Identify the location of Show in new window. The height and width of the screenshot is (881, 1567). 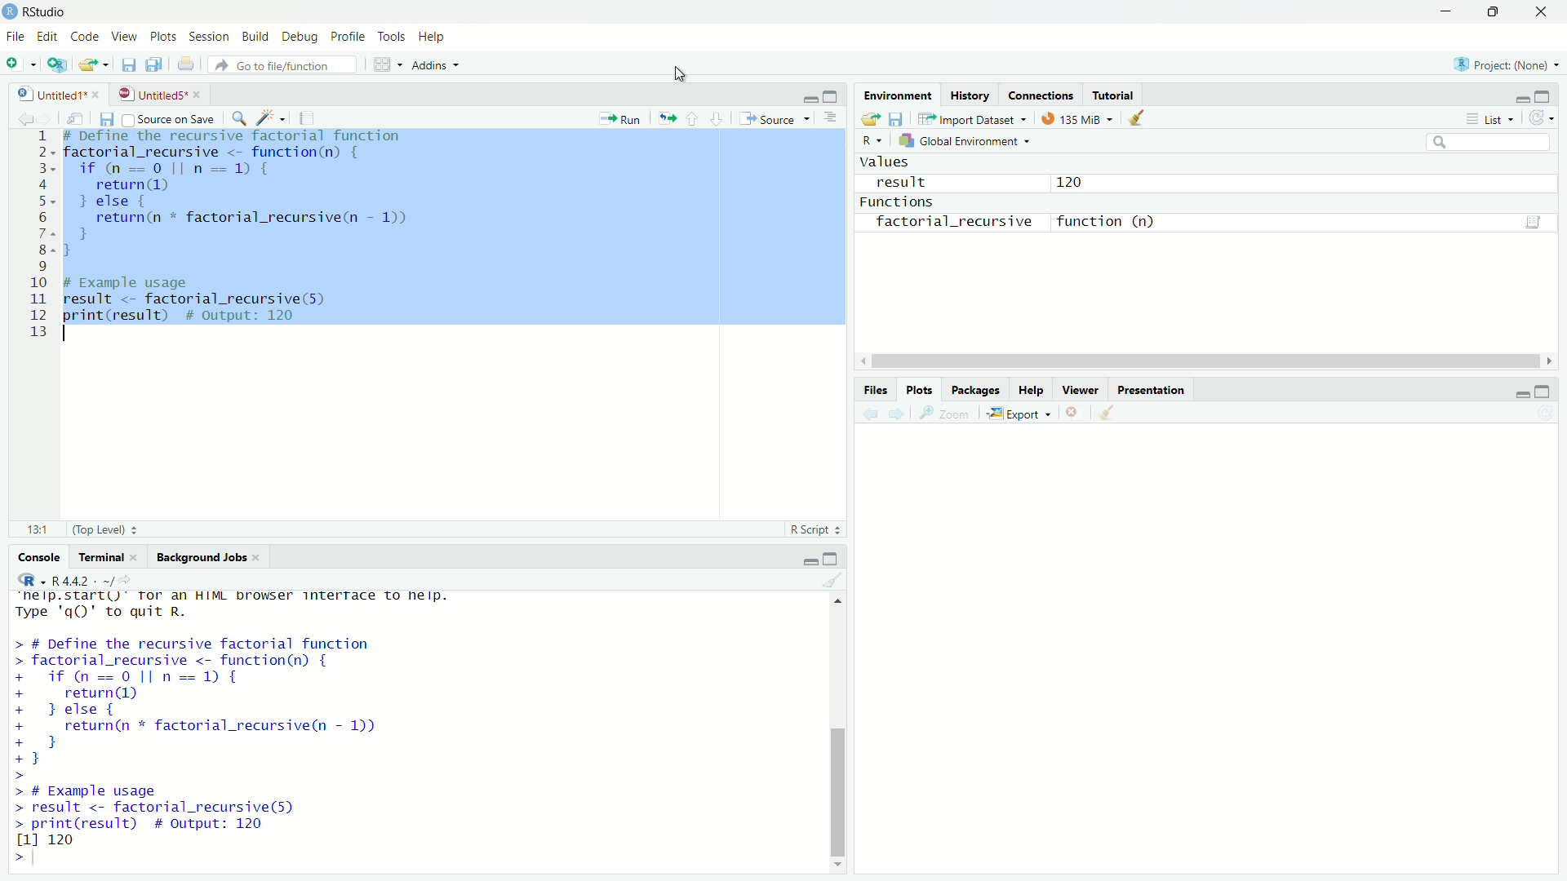
(79, 117).